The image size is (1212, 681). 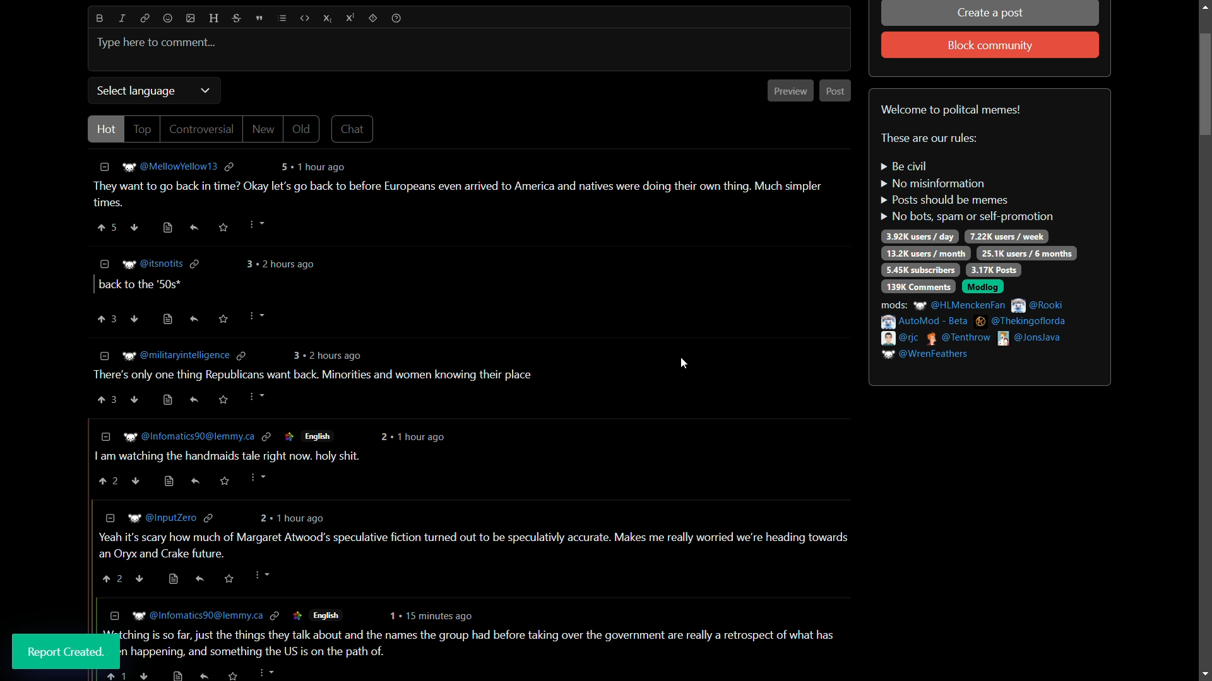 What do you see at coordinates (205, 91) in the screenshot?
I see `dropdown` at bounding box center [205, 91].